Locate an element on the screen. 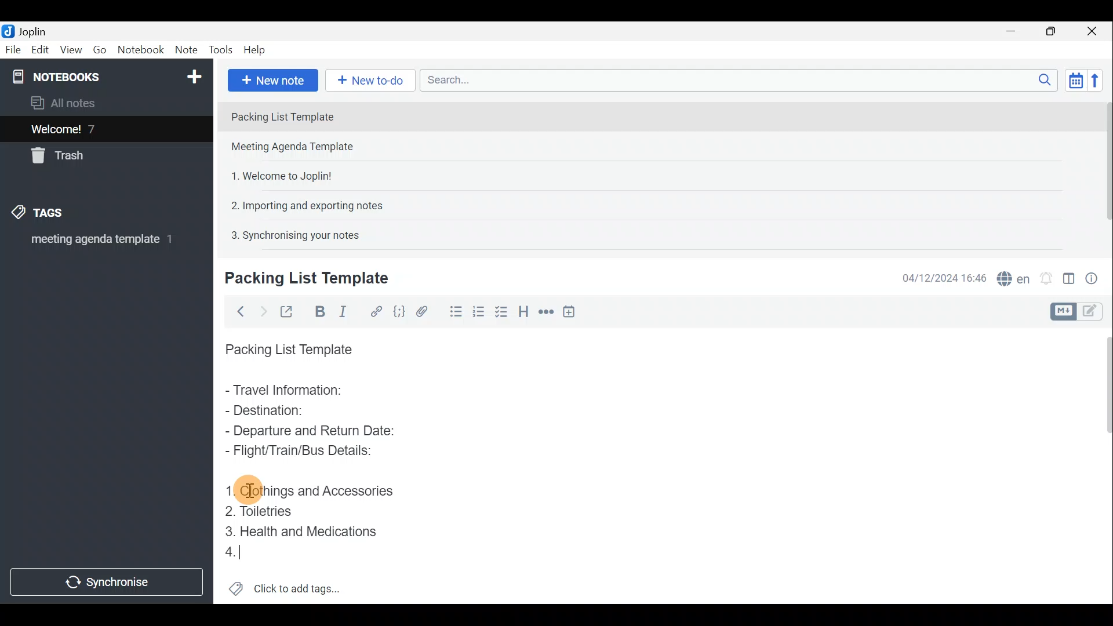 The height and width of the screenshot is (626, 1113). Heading is located at coordinates (525, 310).